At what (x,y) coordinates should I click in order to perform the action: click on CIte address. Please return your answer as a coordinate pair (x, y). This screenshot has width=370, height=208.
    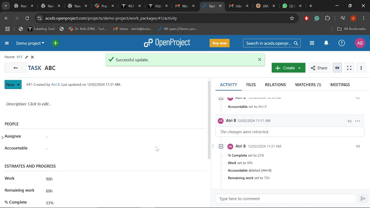
    Looking at the image, I should click on (165, 18).